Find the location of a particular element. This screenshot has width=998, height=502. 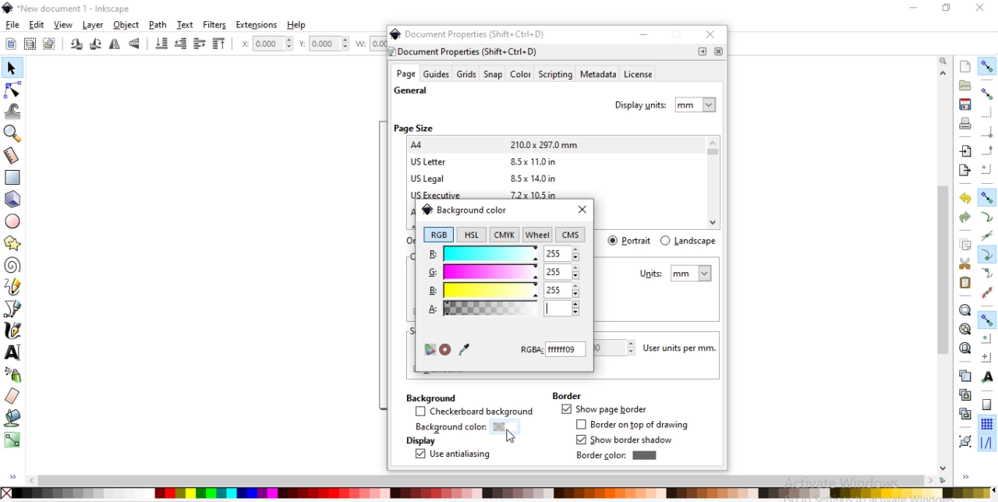

units is located at coordinates (676, 274).